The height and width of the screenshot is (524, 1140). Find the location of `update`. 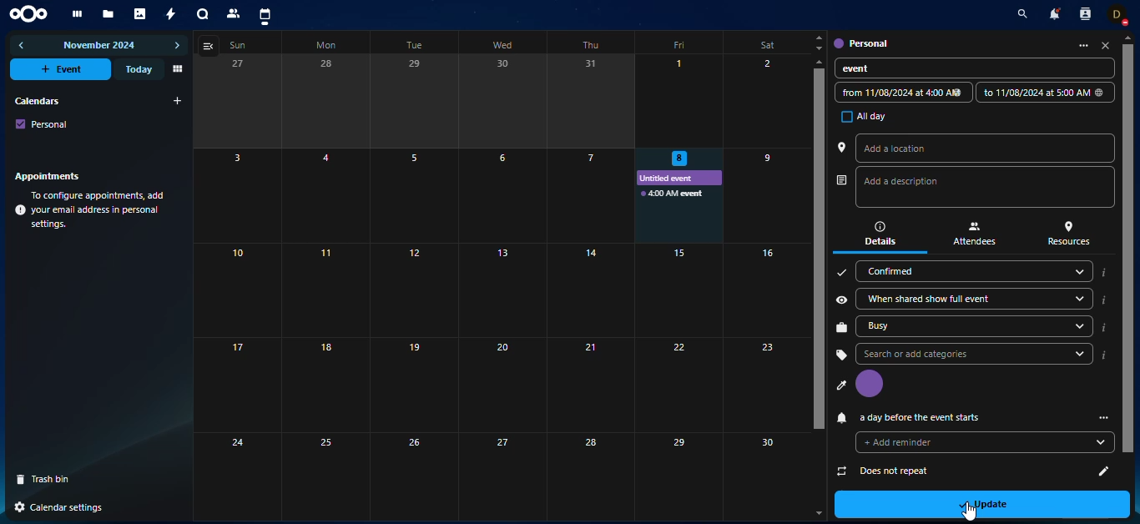

update is located at coordinates (1000, 504).